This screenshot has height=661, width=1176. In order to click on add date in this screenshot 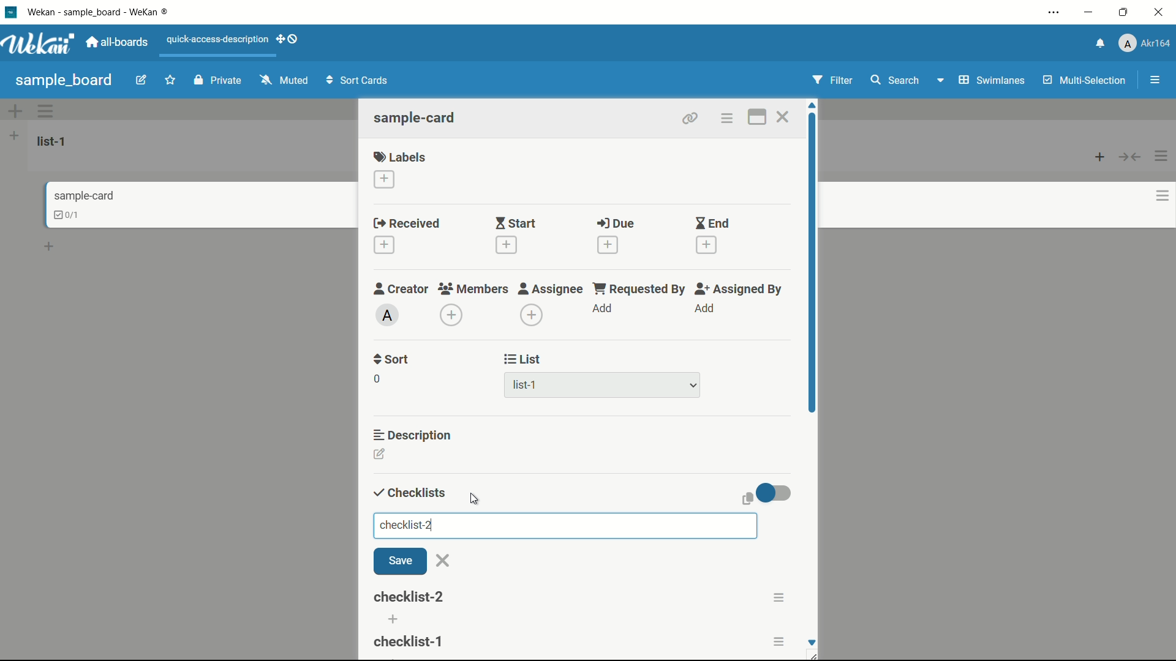, I will do `click(383, 245)`.